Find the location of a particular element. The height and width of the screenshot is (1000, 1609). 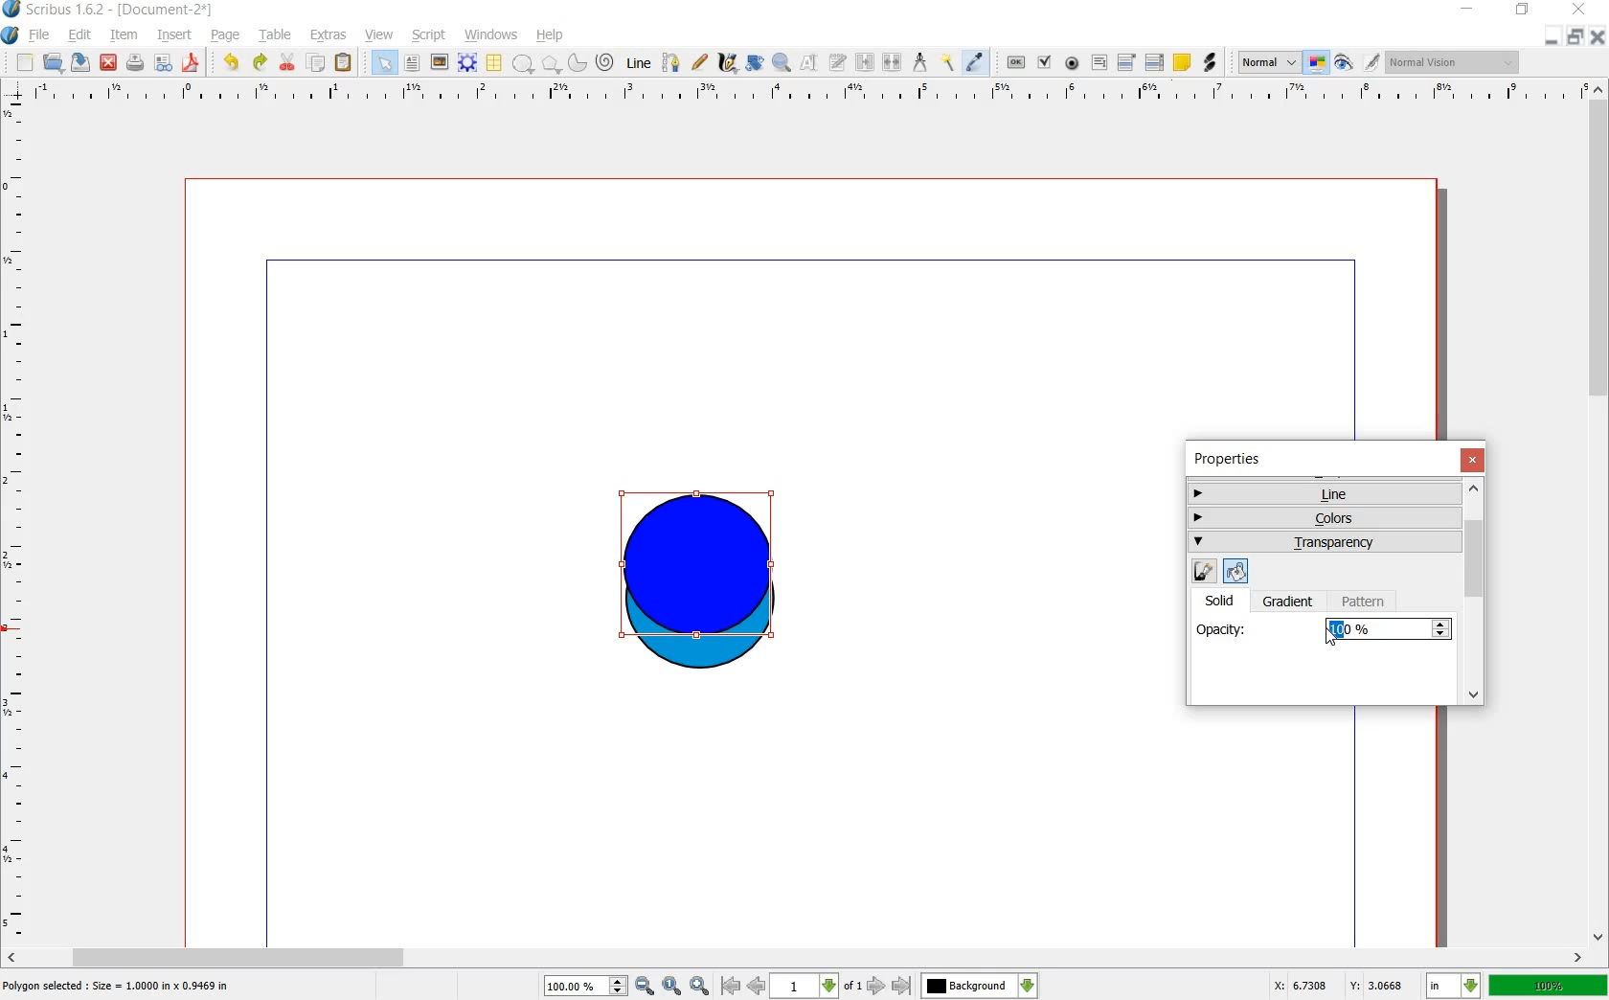

close is located at coordinates (1598, 37).